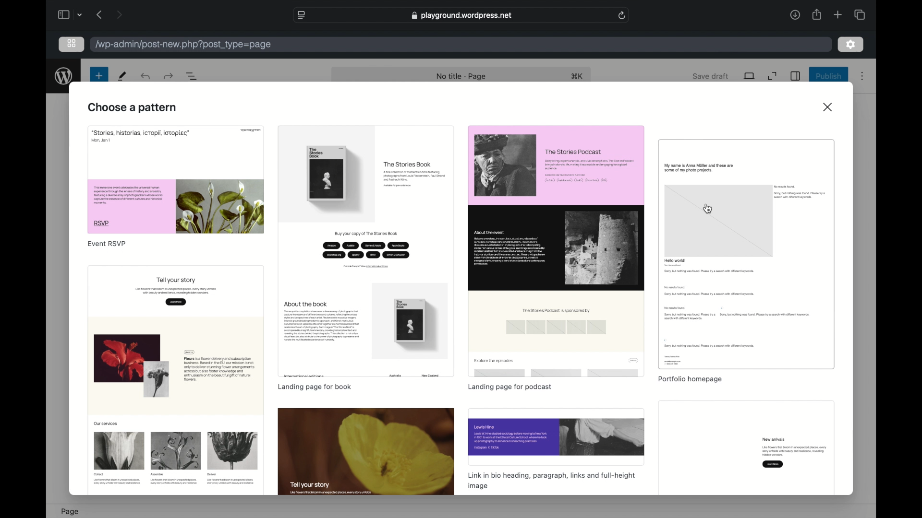 The height and width of the screenshot is (518, 922). What do you see at coordinates (192, 76) in the screenshot?
I see `document overview` at bounding box center [192, 76].